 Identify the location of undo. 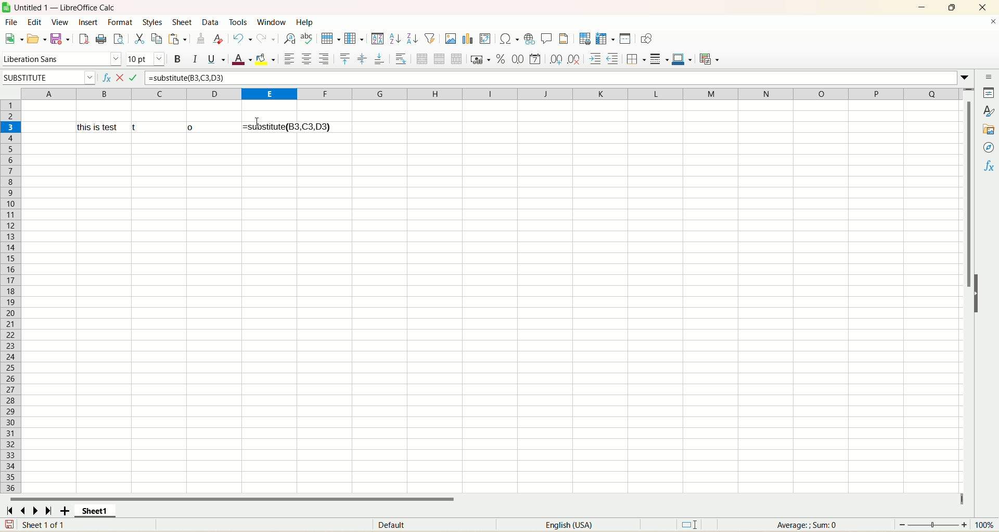
(242, 39).